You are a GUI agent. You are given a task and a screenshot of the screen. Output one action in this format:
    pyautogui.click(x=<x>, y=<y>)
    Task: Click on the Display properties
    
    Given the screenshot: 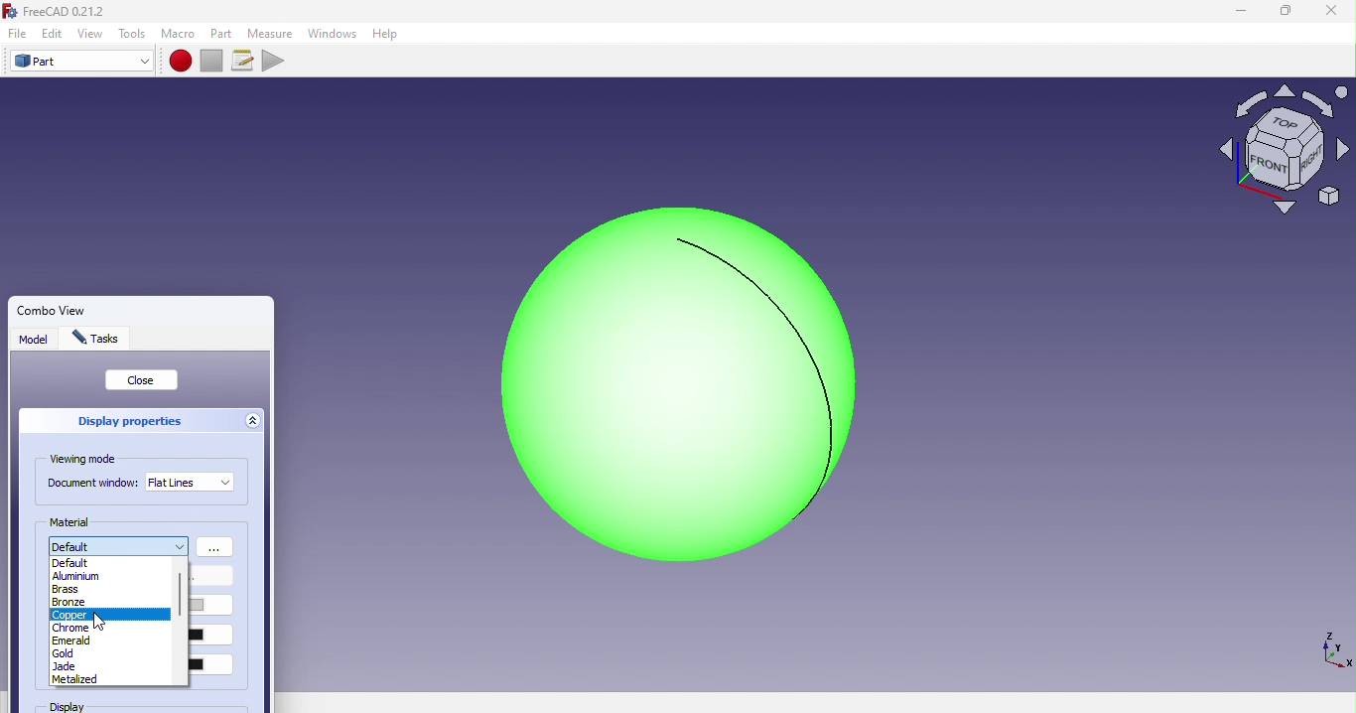 What is the action you would take?
    pyautogui.click(x=127, y=421)
    